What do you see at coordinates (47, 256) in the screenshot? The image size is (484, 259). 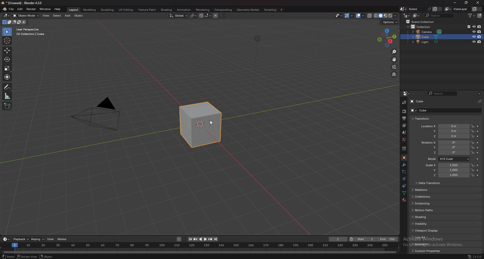 I see `object` at bounding box center [47, 256].